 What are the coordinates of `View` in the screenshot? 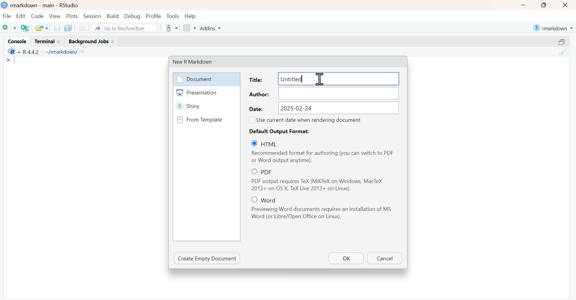 It's located at (55, 16).